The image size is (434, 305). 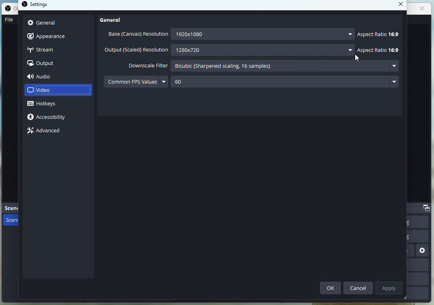 I want to click on Hotkeys, so click(x=49, y=105).